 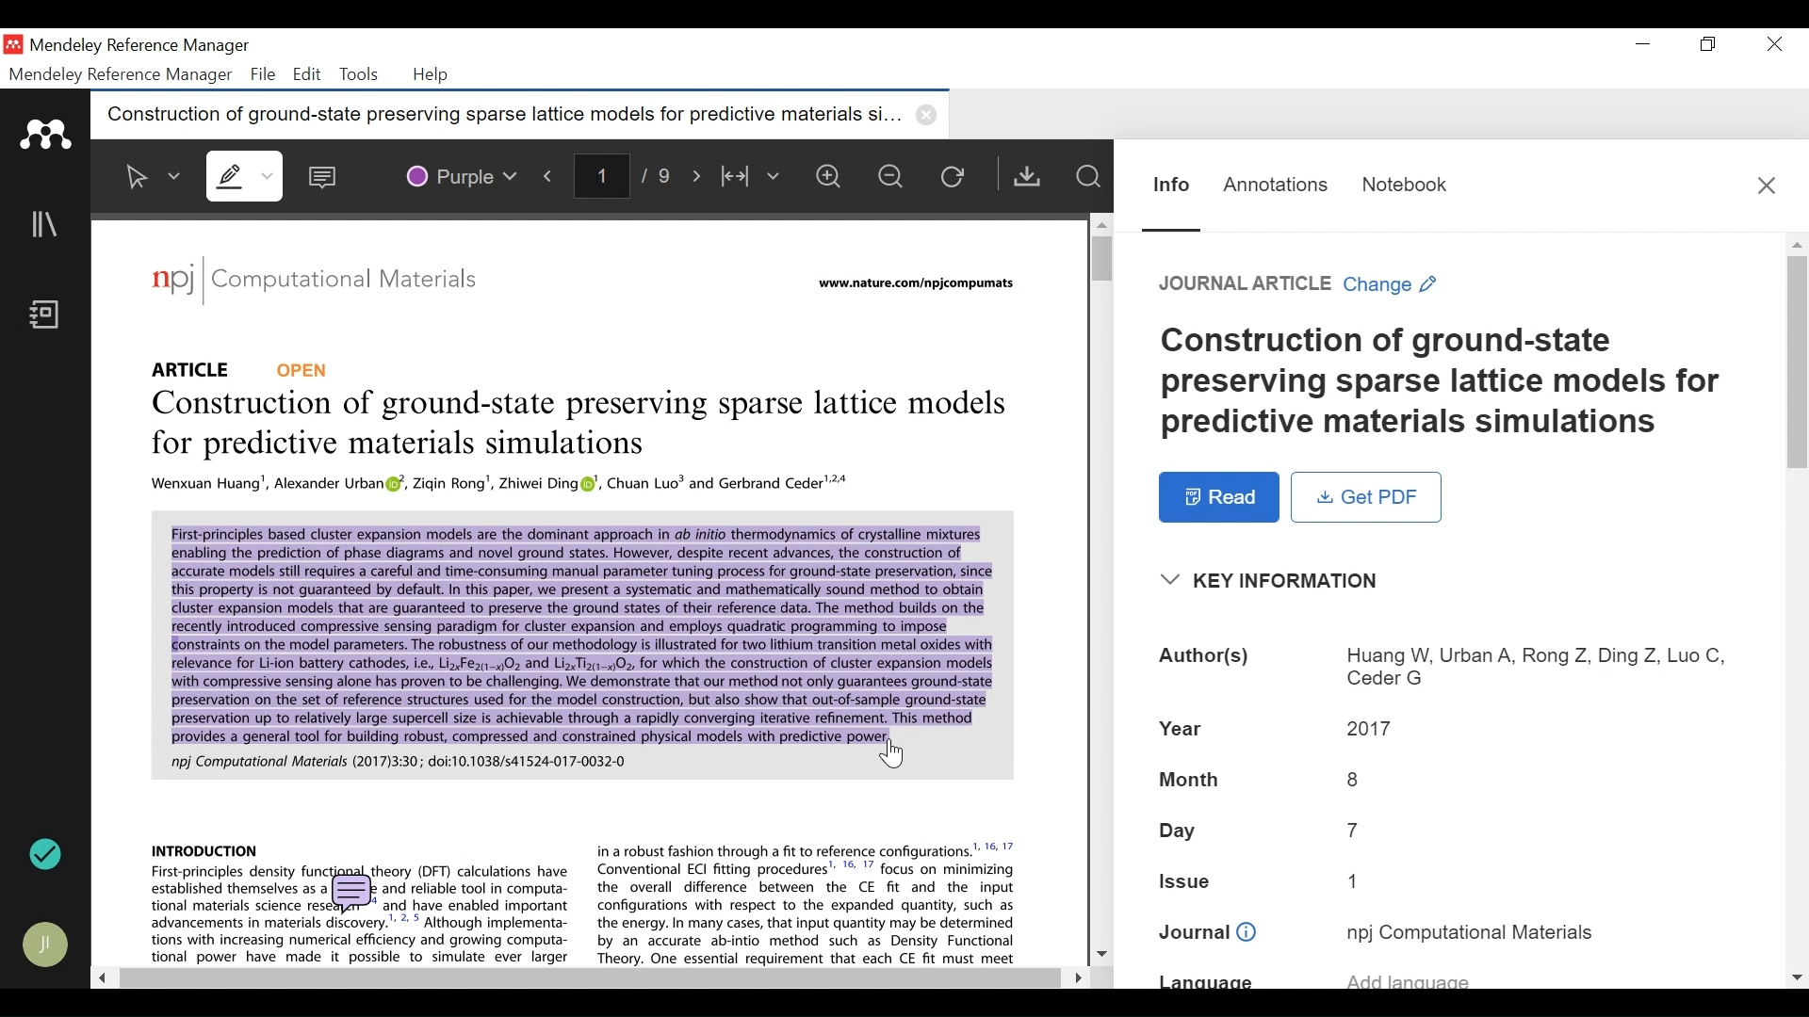 What do you see at coordinates (580, 645) in the screenshot?
I see `PDF Context` at bounding box center [580, 645].